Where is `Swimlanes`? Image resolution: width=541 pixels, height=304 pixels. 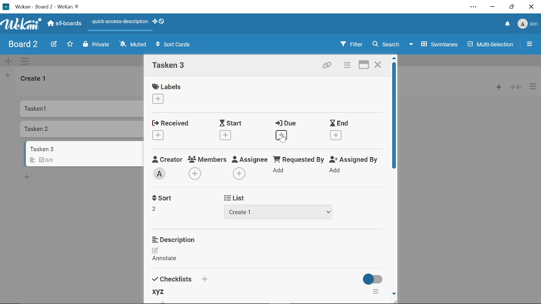 Swimlanes is located at coordinates (434, 46).